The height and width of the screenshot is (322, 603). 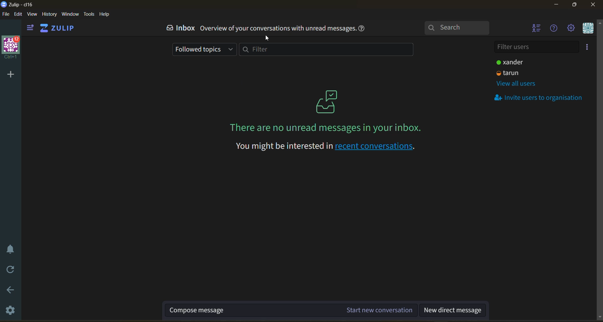 I want to click on view, so click(x=34, y=15).